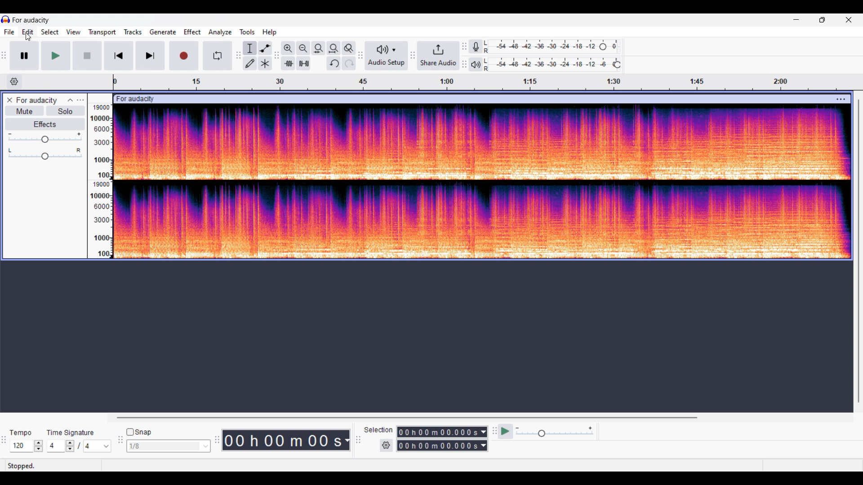  Describe the element at coordinates (27, 446) in the screenshot. I see `Tempo settings` at that location.